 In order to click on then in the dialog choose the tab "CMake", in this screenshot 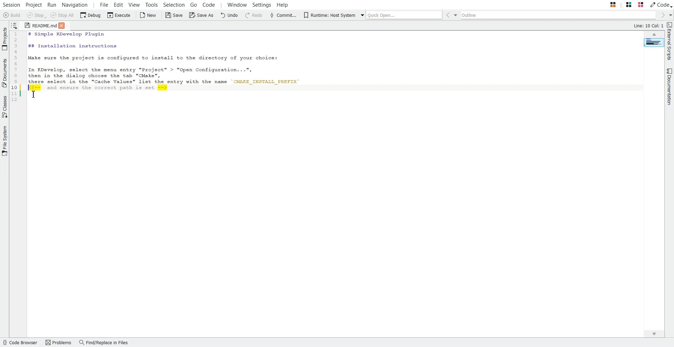, I will do `click(99, 76)`.